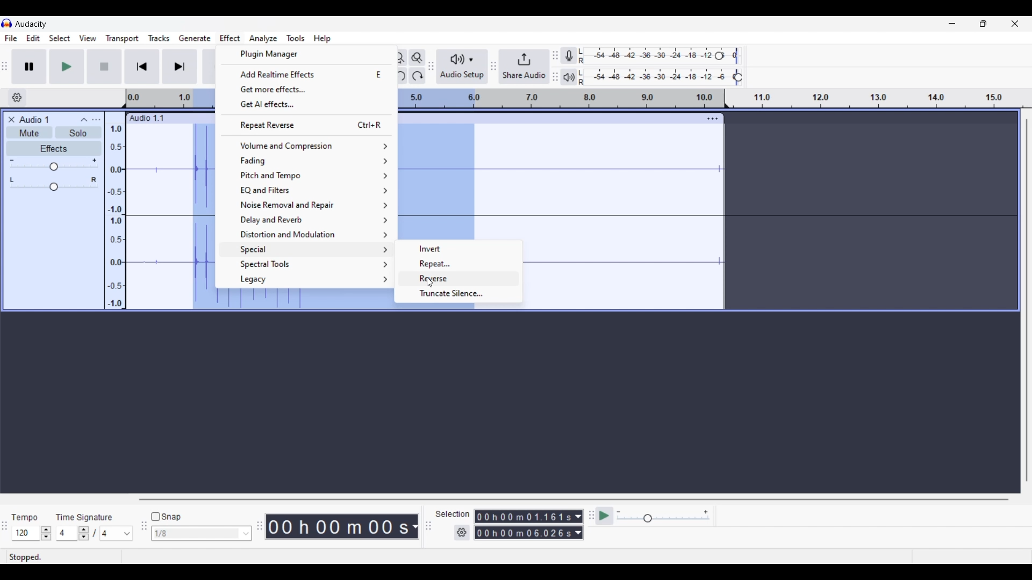  I want to click on Spectral tool options, so click(307, 264).